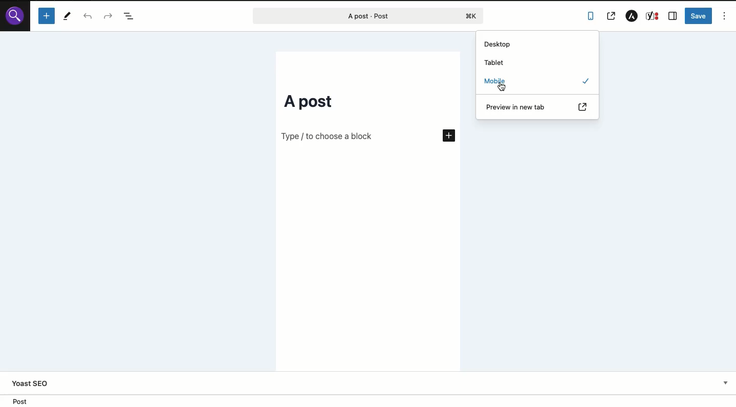 Image resolution: width=736 pixels, height=407 pixels. What do you see at coordinates (495, 63) in the screenshot?
I see `Tablet` at bounding box center [495, 63].